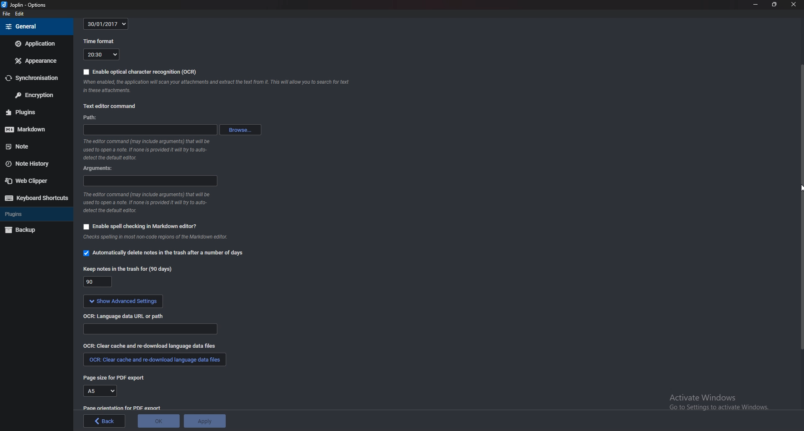 The image size is (804, 431). What do you see at coordinates (111, 105) in the screenshot?
I see `Text editor command` at bounding box center [111, 105].